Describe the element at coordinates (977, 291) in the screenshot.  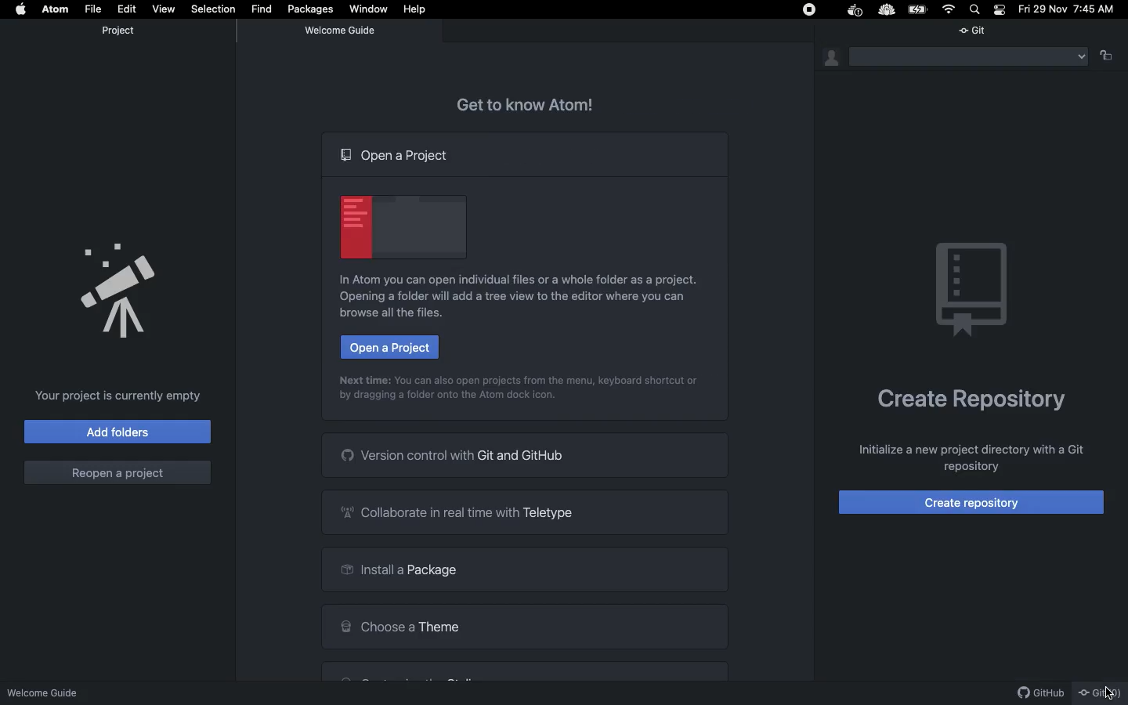
I see `Emblem` at that location.